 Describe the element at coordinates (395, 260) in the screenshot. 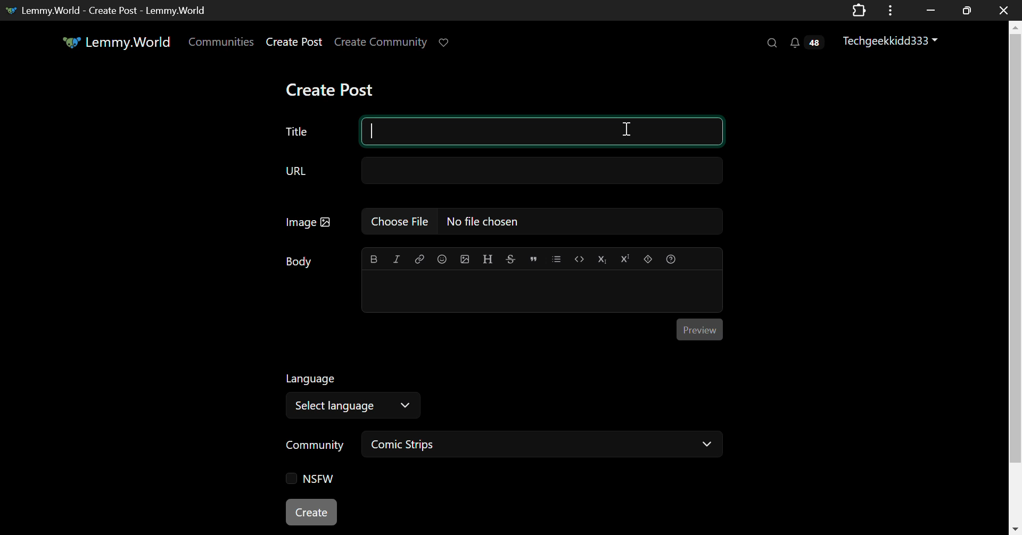

I see `italic` at that location.